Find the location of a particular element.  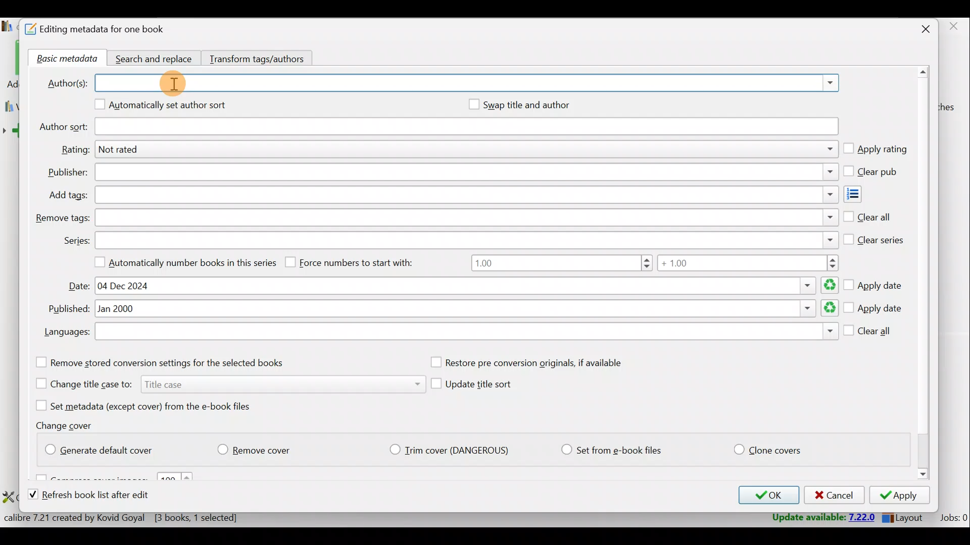

Apply rating is located at coordinates (875, 150).